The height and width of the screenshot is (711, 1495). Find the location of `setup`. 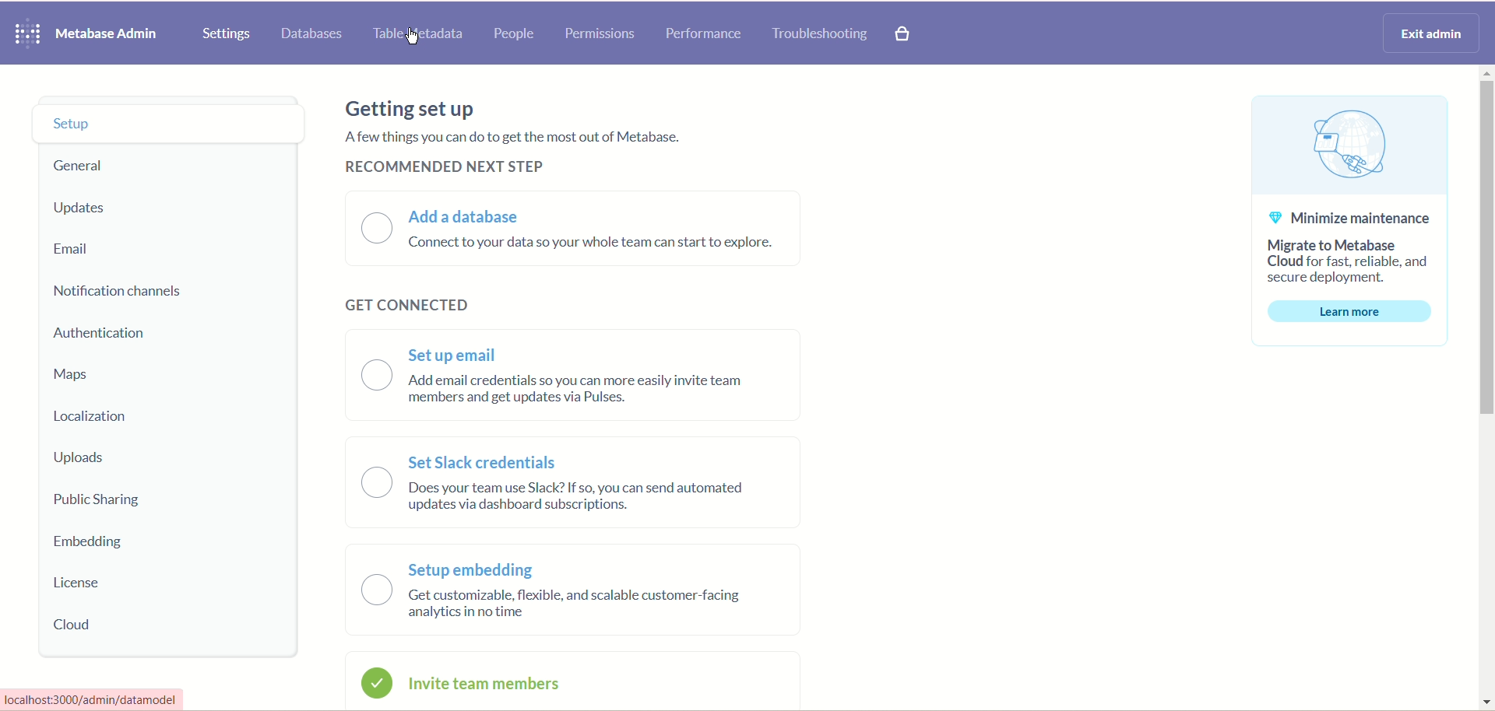

setup is located at coordinates (171, 126).